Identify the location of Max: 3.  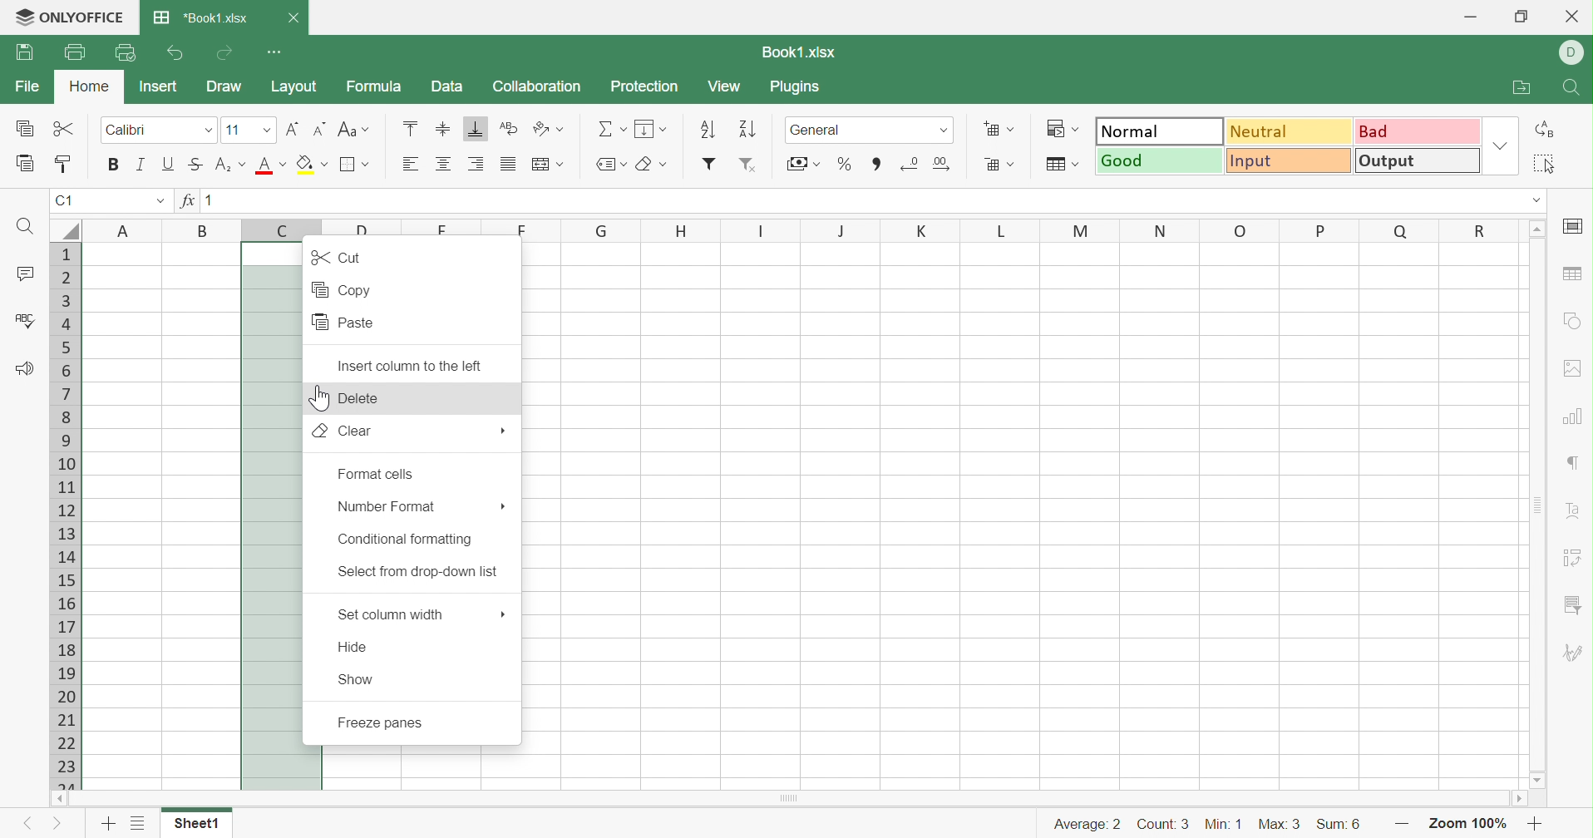
(1280, 824).